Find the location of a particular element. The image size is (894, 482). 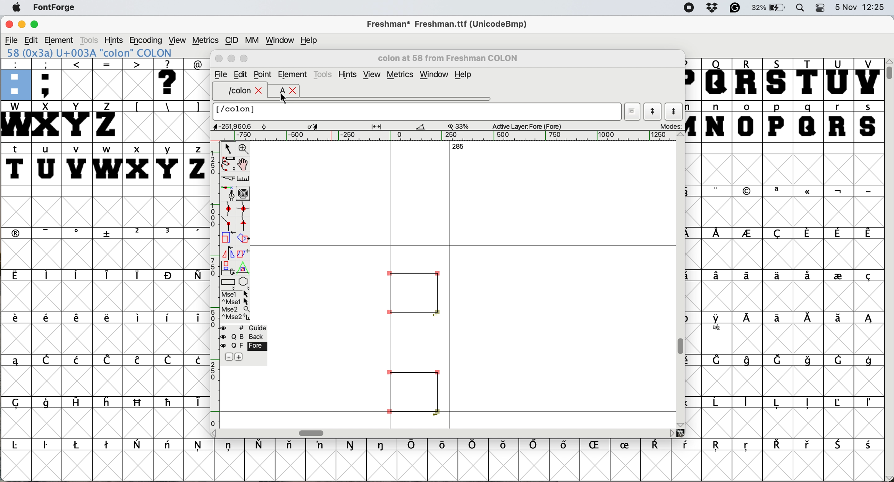

element is located at coordinates (293, 74).